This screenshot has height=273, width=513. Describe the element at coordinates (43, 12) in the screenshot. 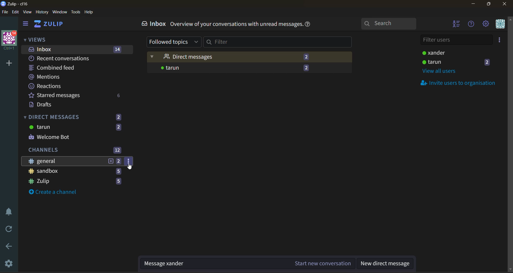

I see `history` at that location.